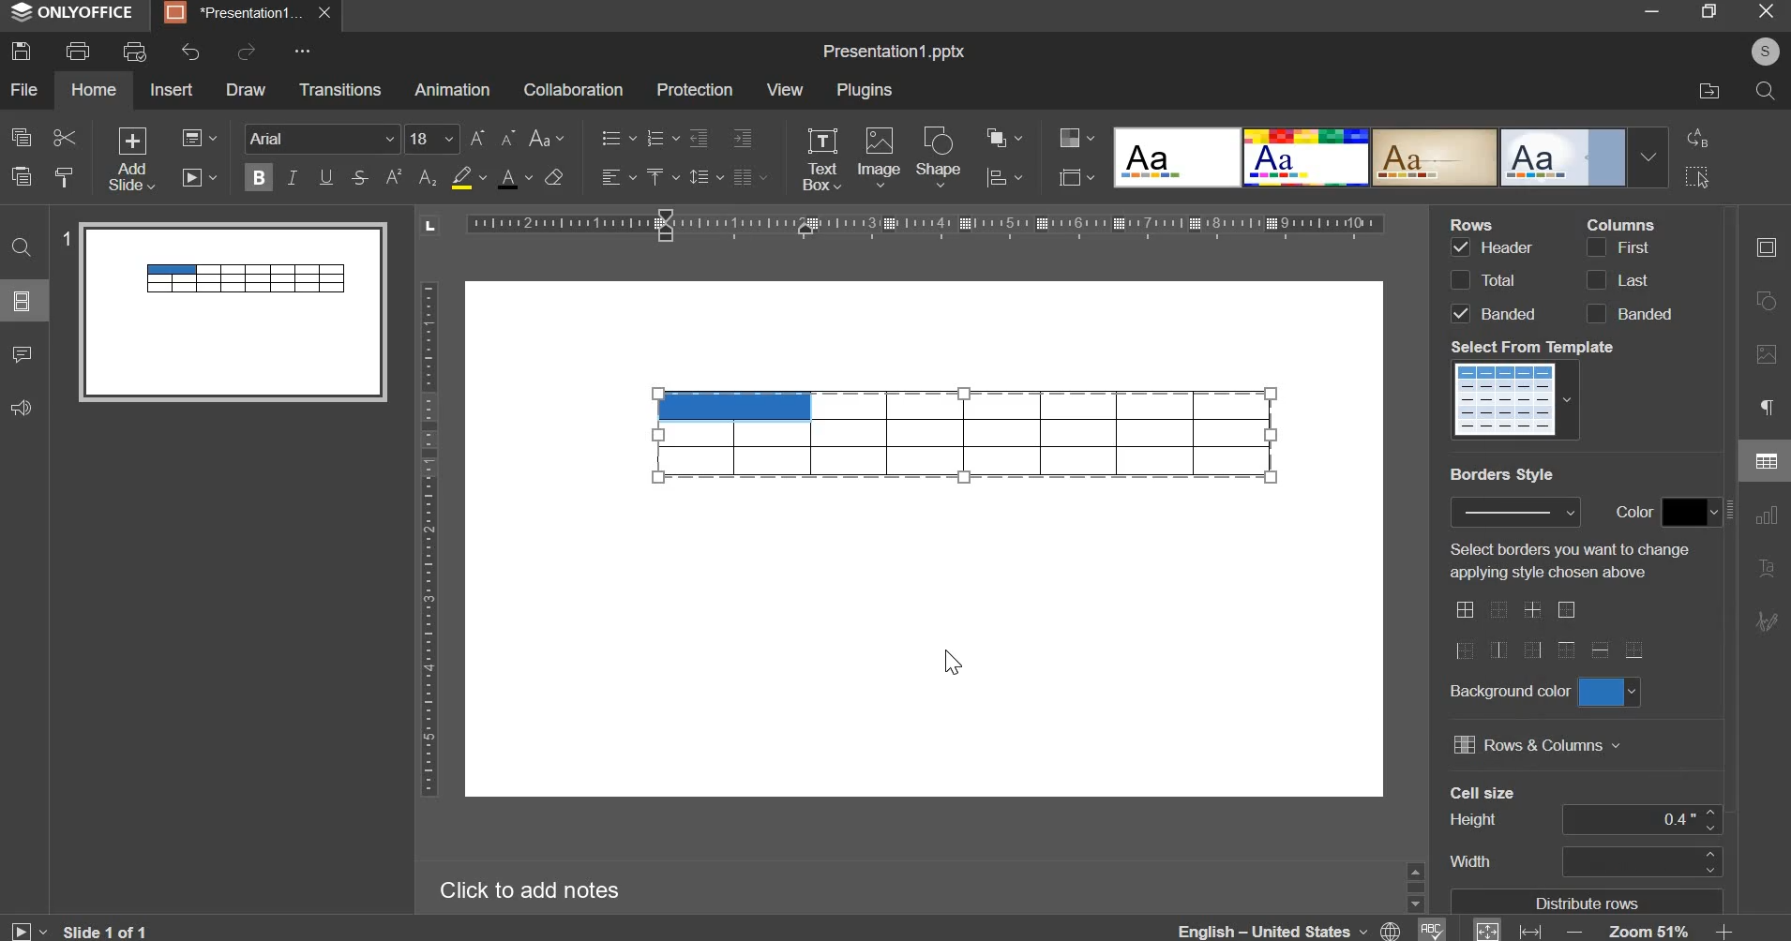 This screenshot has height=941, width=1791. Describe the element at coordinates (1074, 137) in the screenshot. I see `design color` at that location.